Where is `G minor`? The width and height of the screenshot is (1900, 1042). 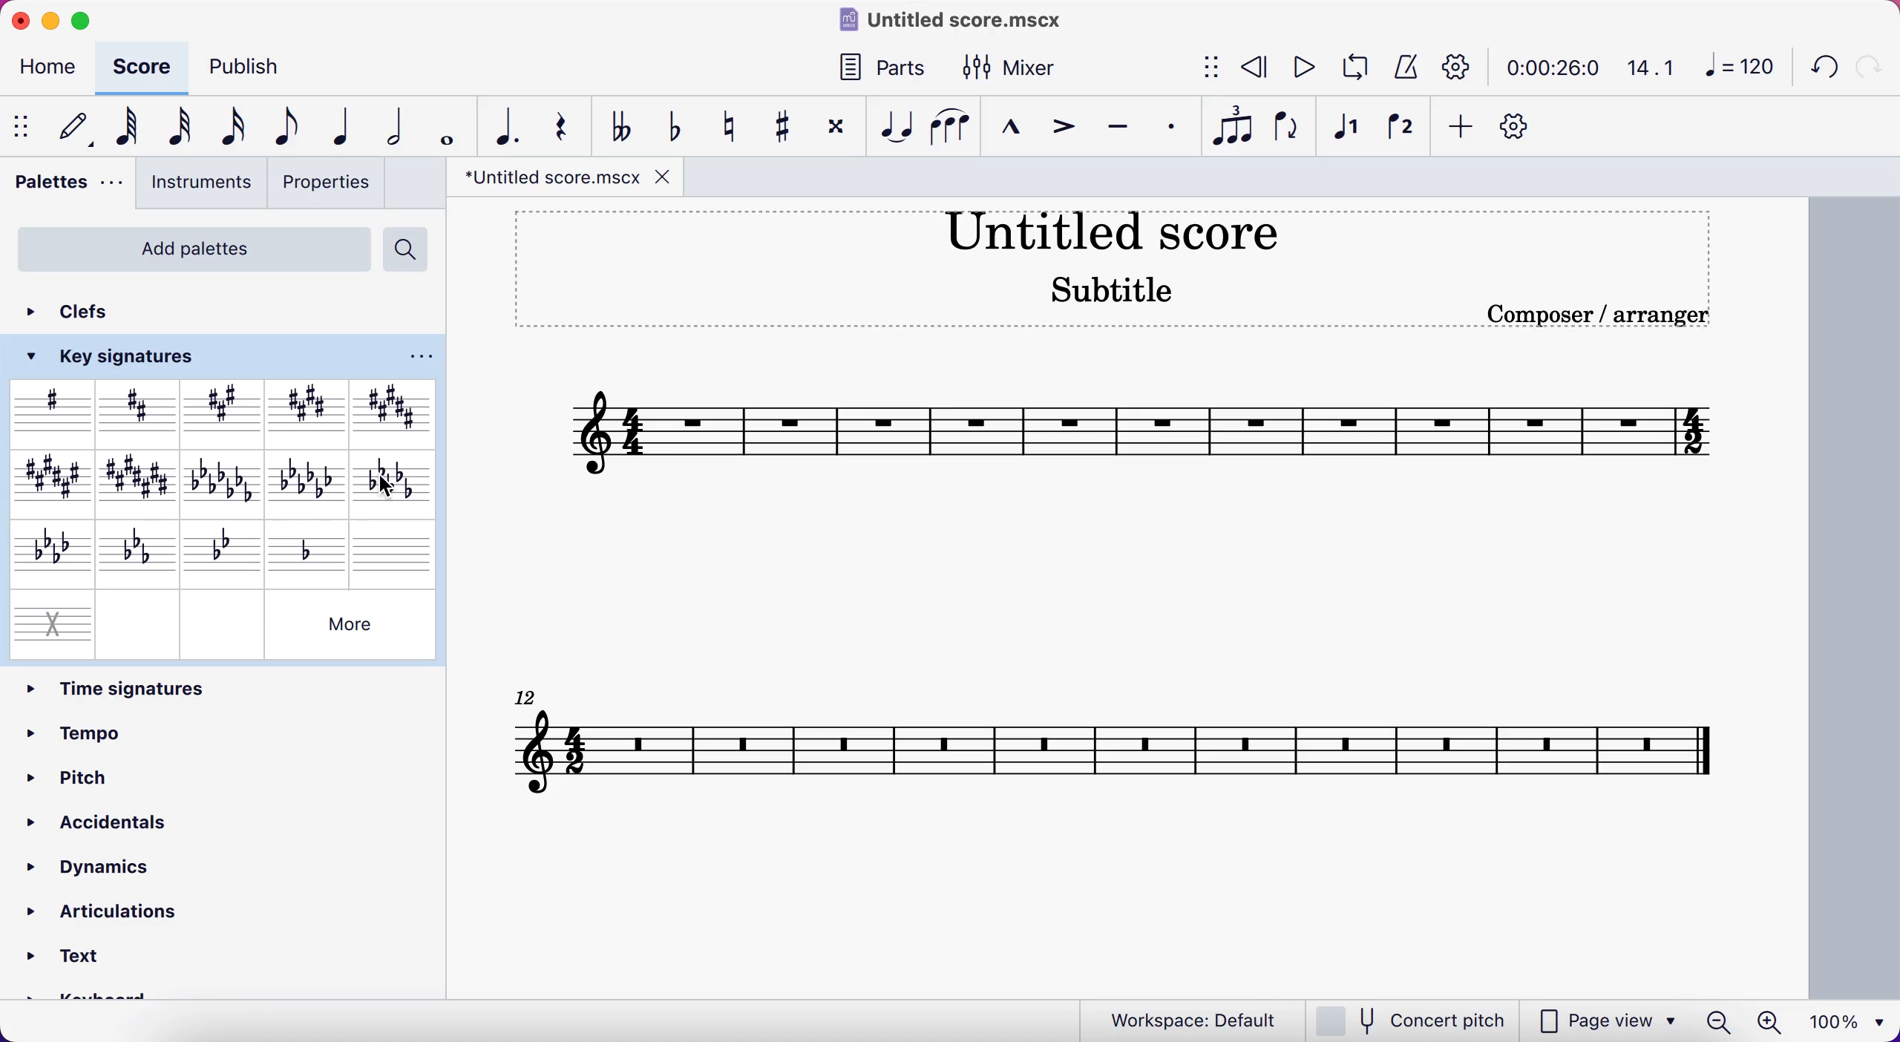
G minor is located at coordinates (226, 549).